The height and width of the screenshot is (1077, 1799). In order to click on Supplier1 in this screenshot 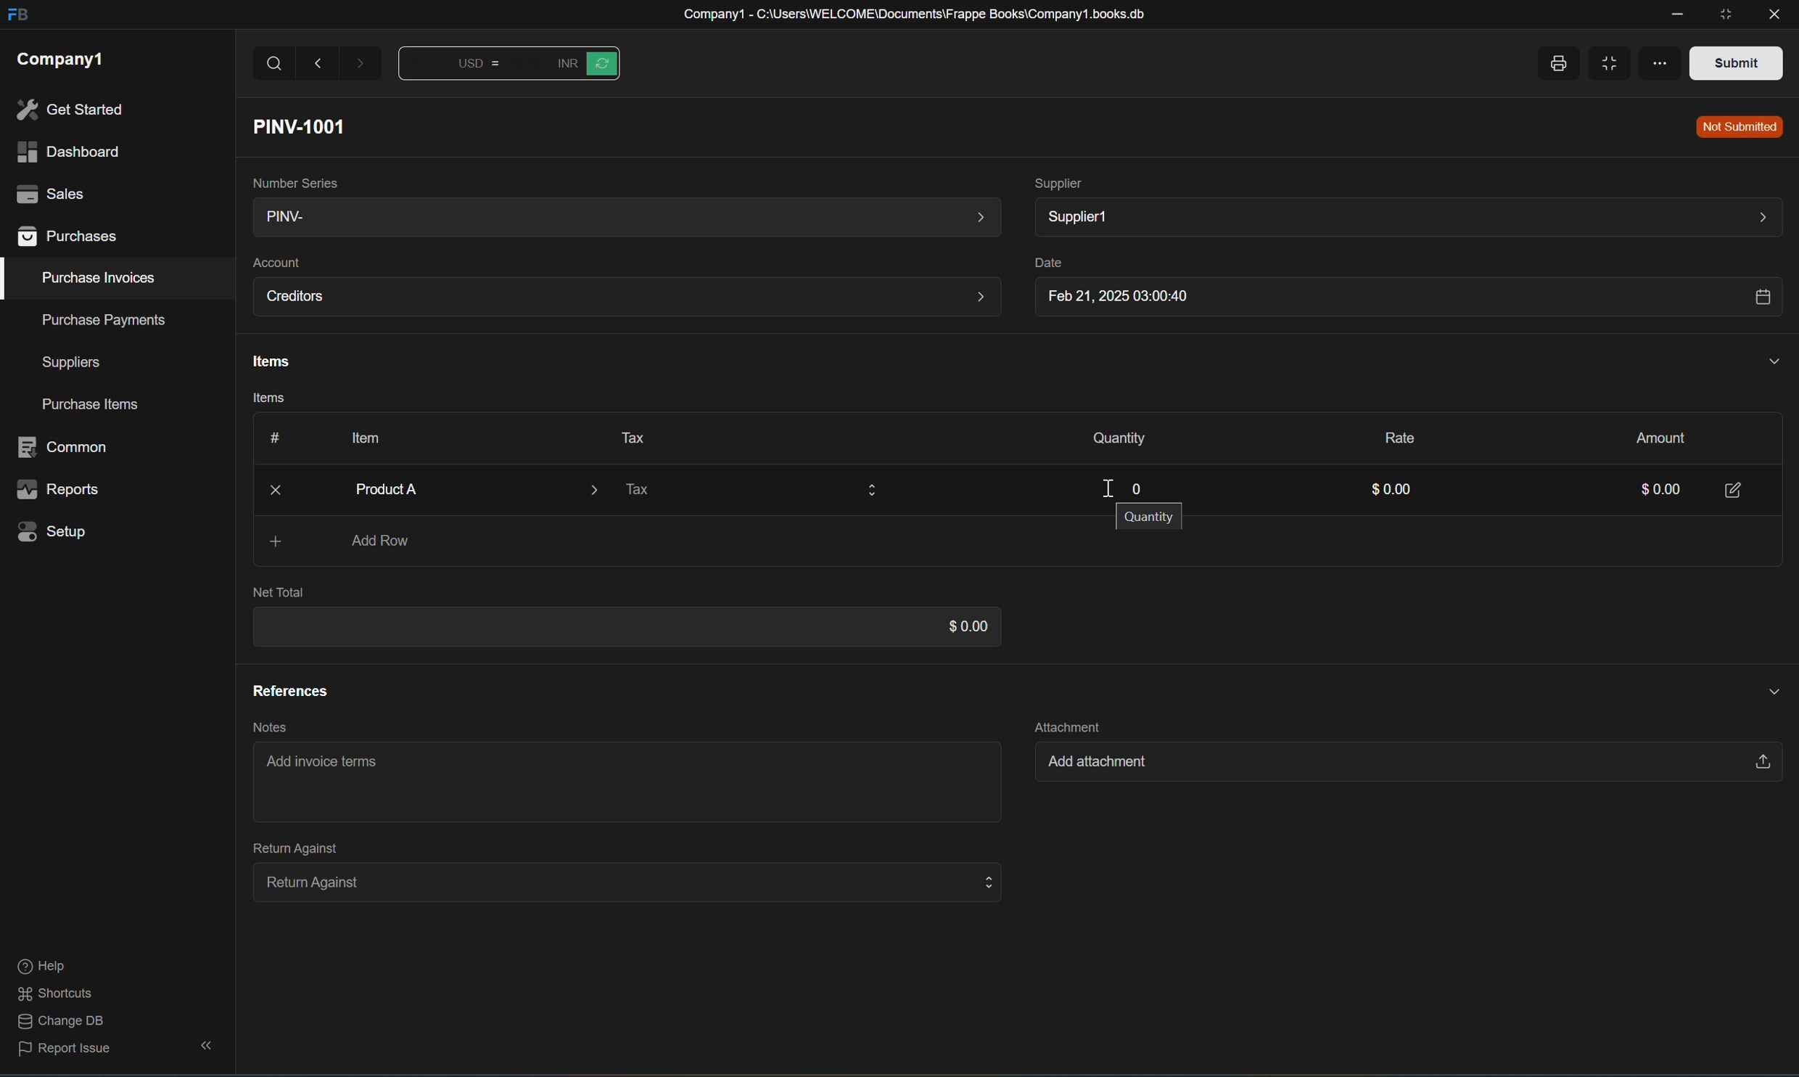, I will do `click(1406, 216)`.